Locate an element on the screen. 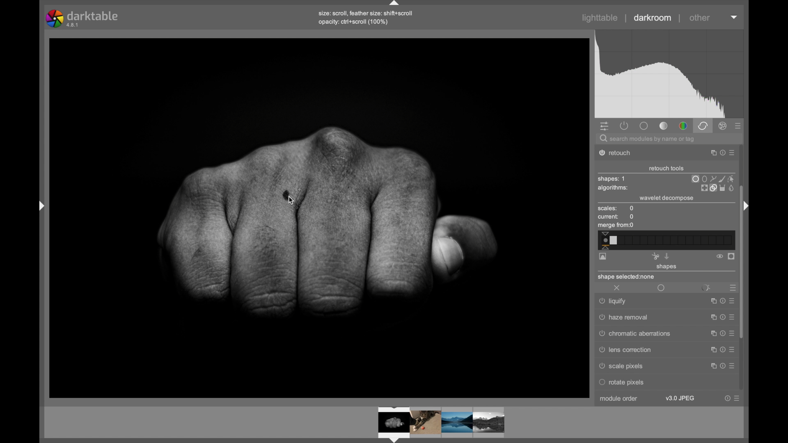  uniformly is located at coordinates (662, 288).